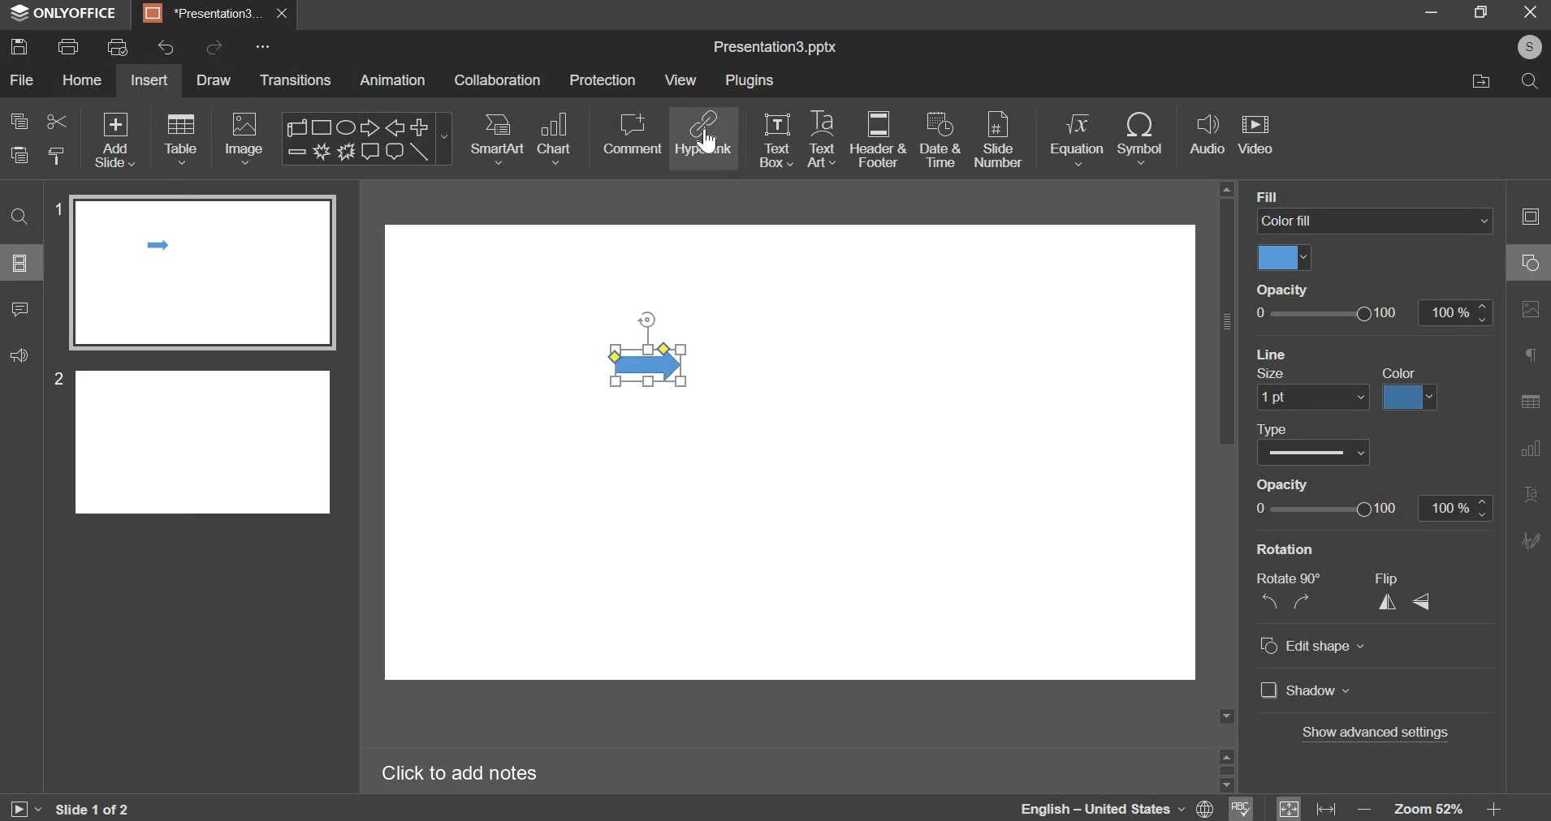 Image resolution: width=1551 pixels, height=821 pixels. Describe the element at coordinates (1456, 509) in the screenshot. I see `increase/decrease opacity` at that location.